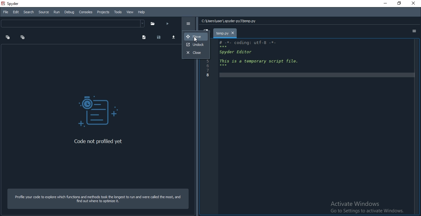 The image size is (421, 216). What do you see at coordinates (24, 36) in the screenshot?
I see `collapse` at bounding box center [24, 36].